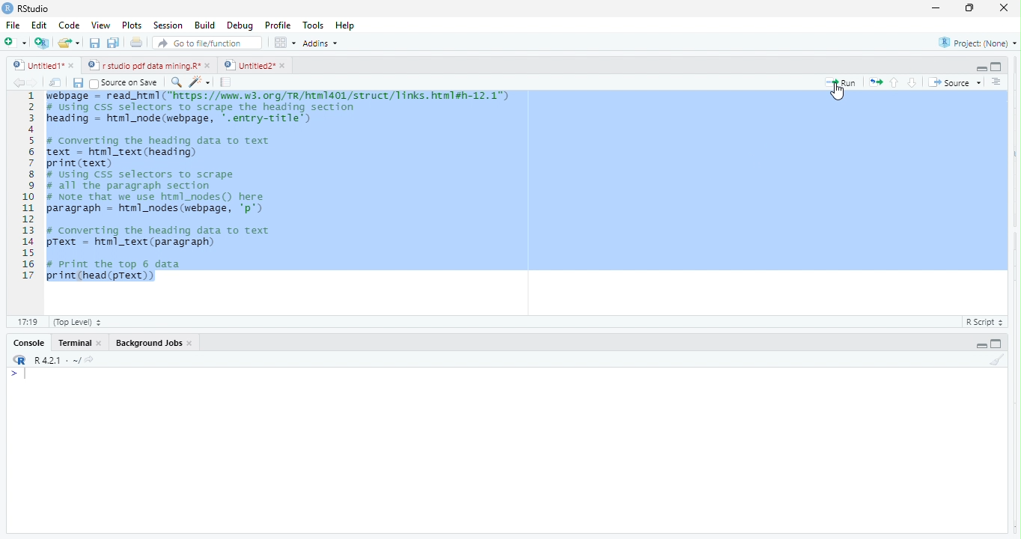 This screenshot has width=1021, height=539. I want to click on Debug, so click(240, 26).